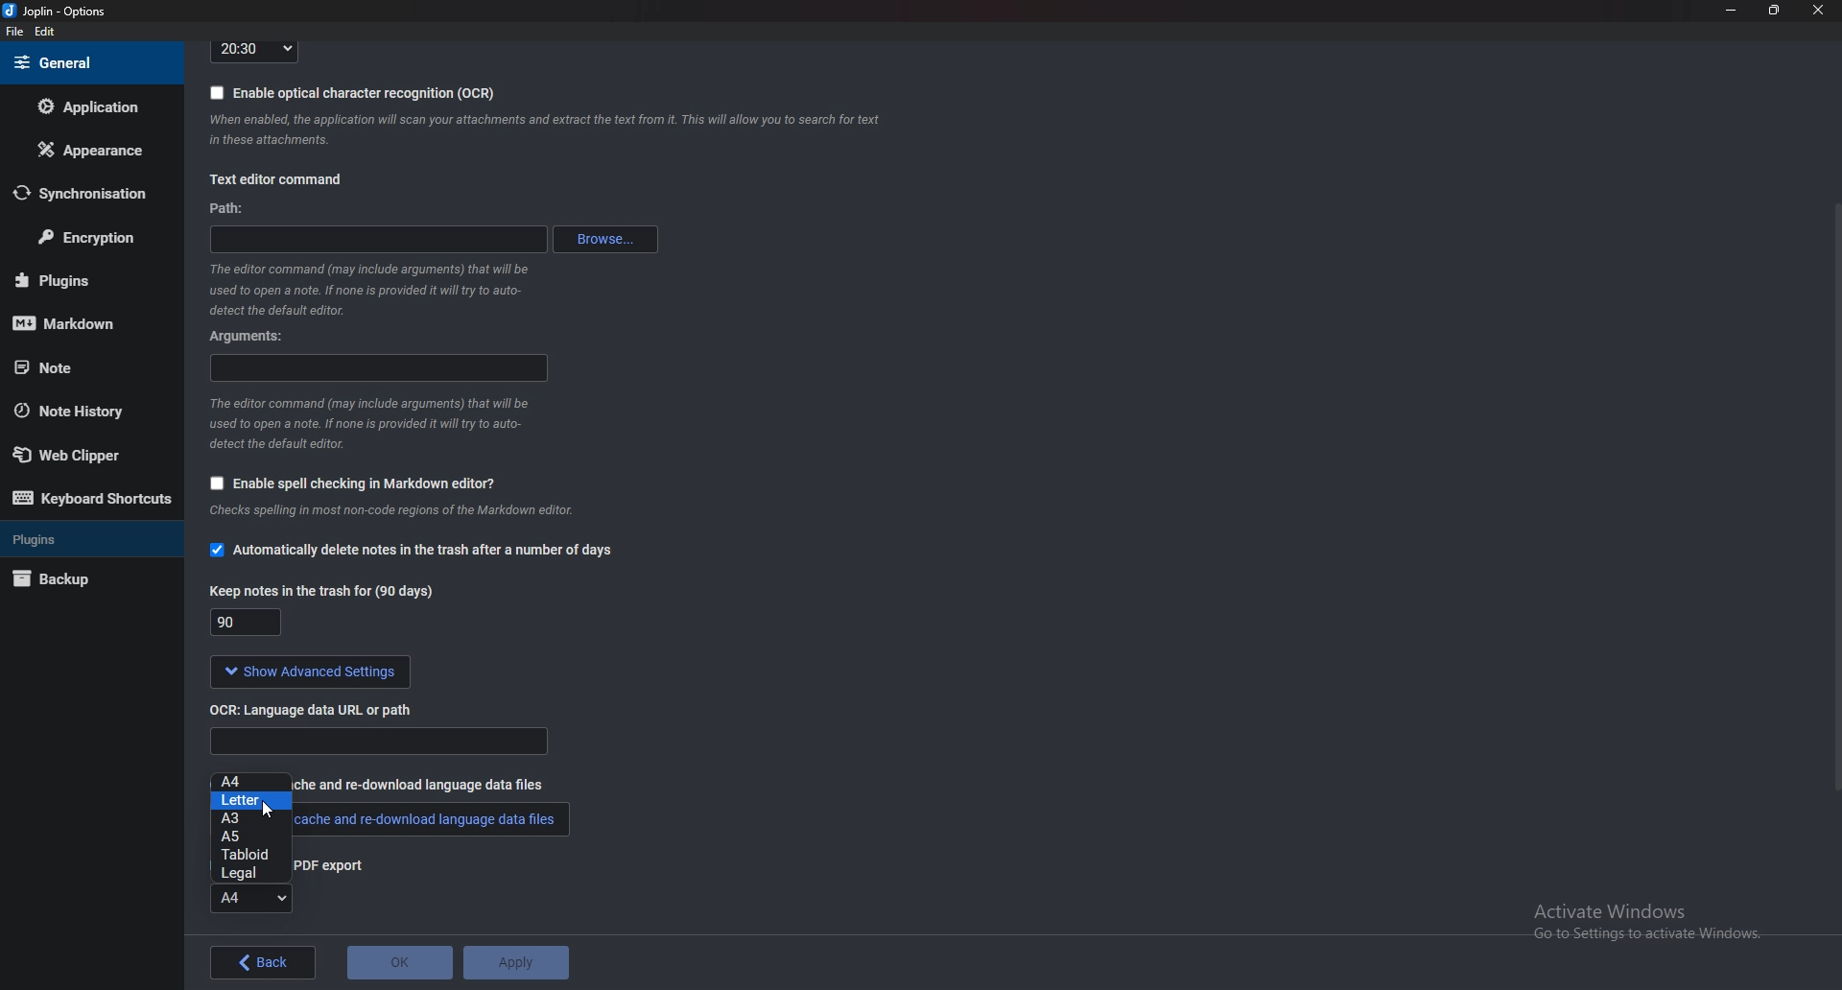  What do you see at coordinates (1734, 10) in the screenshot?
I see `Minimize` at bounding box center [1734, 10].